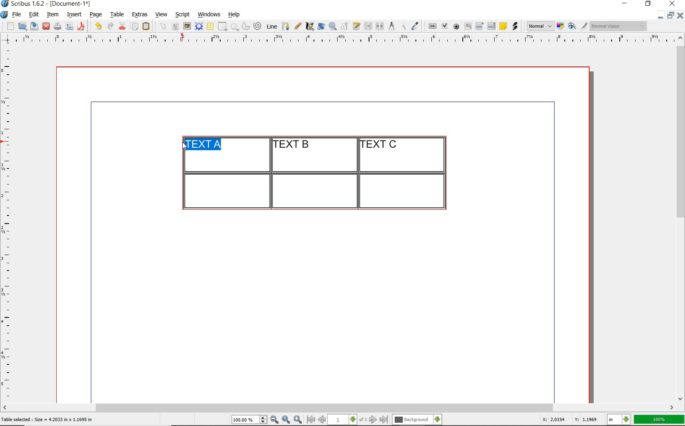 This screenshot has width=685, height=426. I want to click on edit contents of frame, so click(345, 26).